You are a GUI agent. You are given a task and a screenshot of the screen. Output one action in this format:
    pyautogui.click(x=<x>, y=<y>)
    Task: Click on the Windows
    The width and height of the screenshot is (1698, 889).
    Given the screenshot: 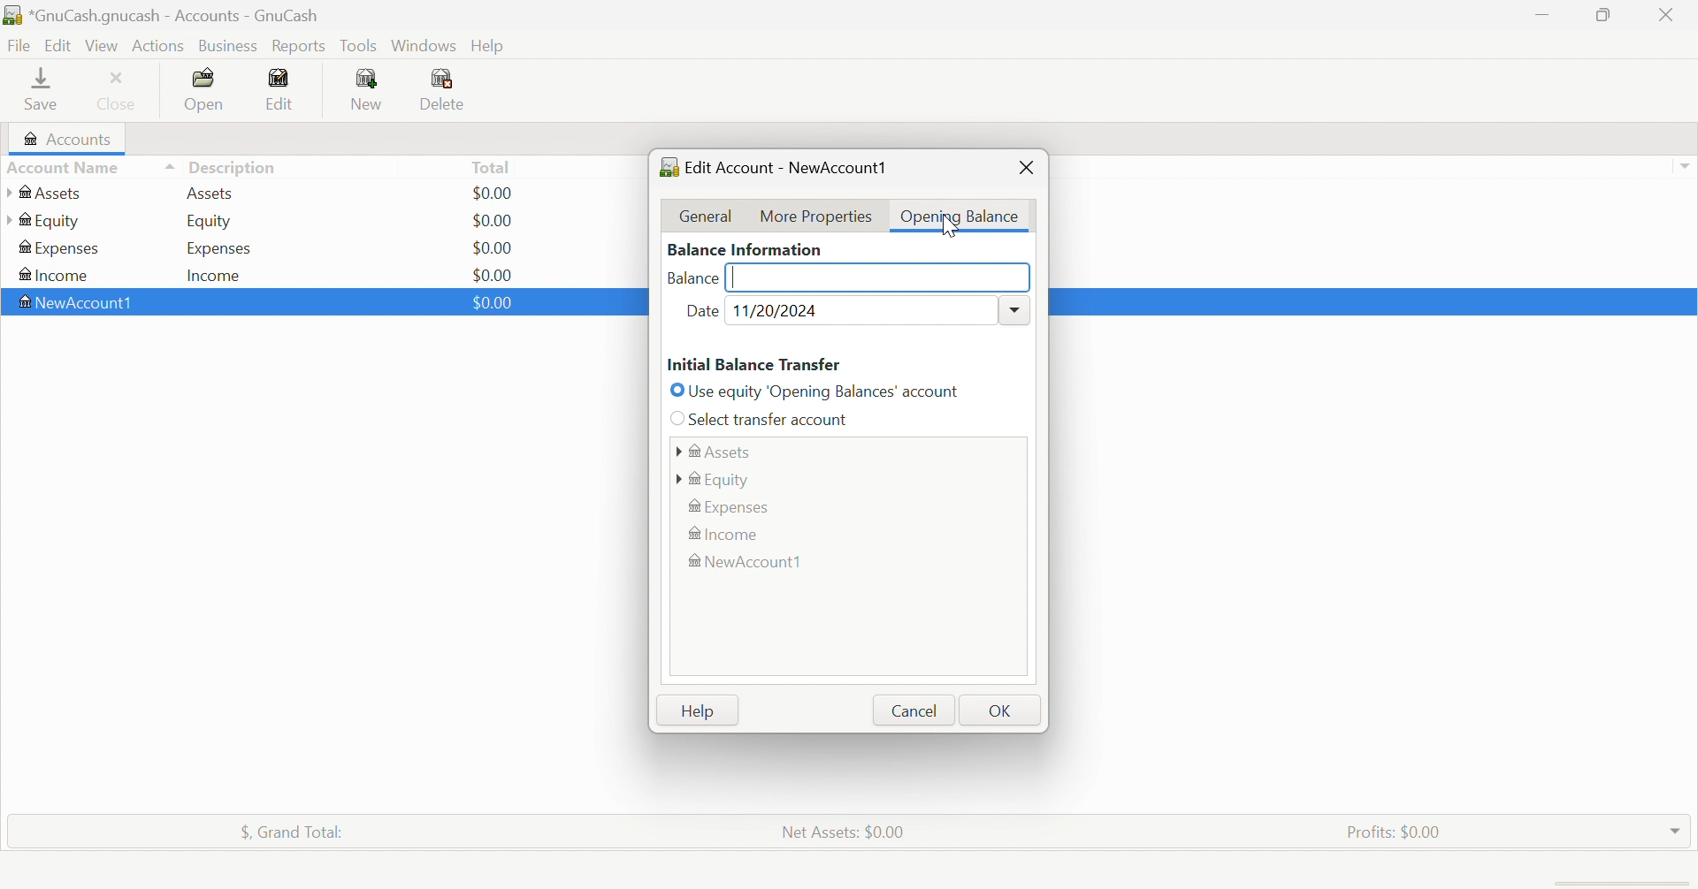 What is the action you would take?
    pyautogui.click(x=423, y=45)
    